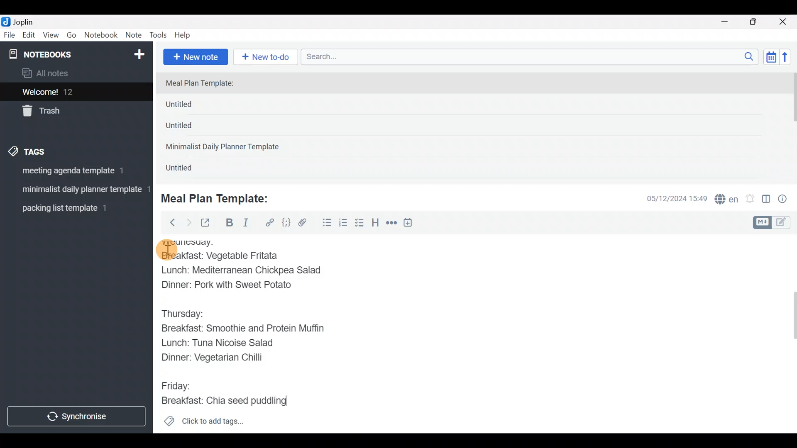 The height and width of the screenshot is (448, 797). I want to click on Meal Plan Template:, so click(205, 84).